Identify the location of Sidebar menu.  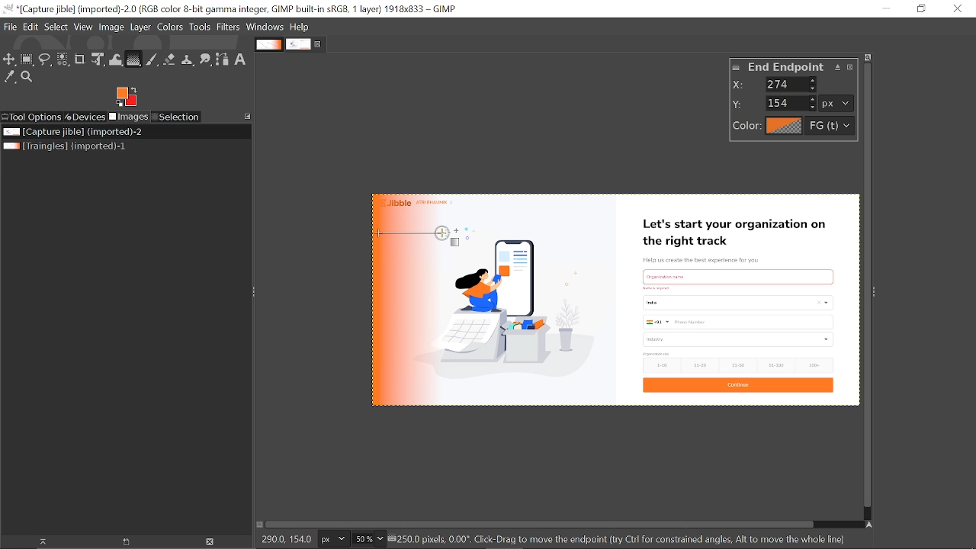
(878, 289).